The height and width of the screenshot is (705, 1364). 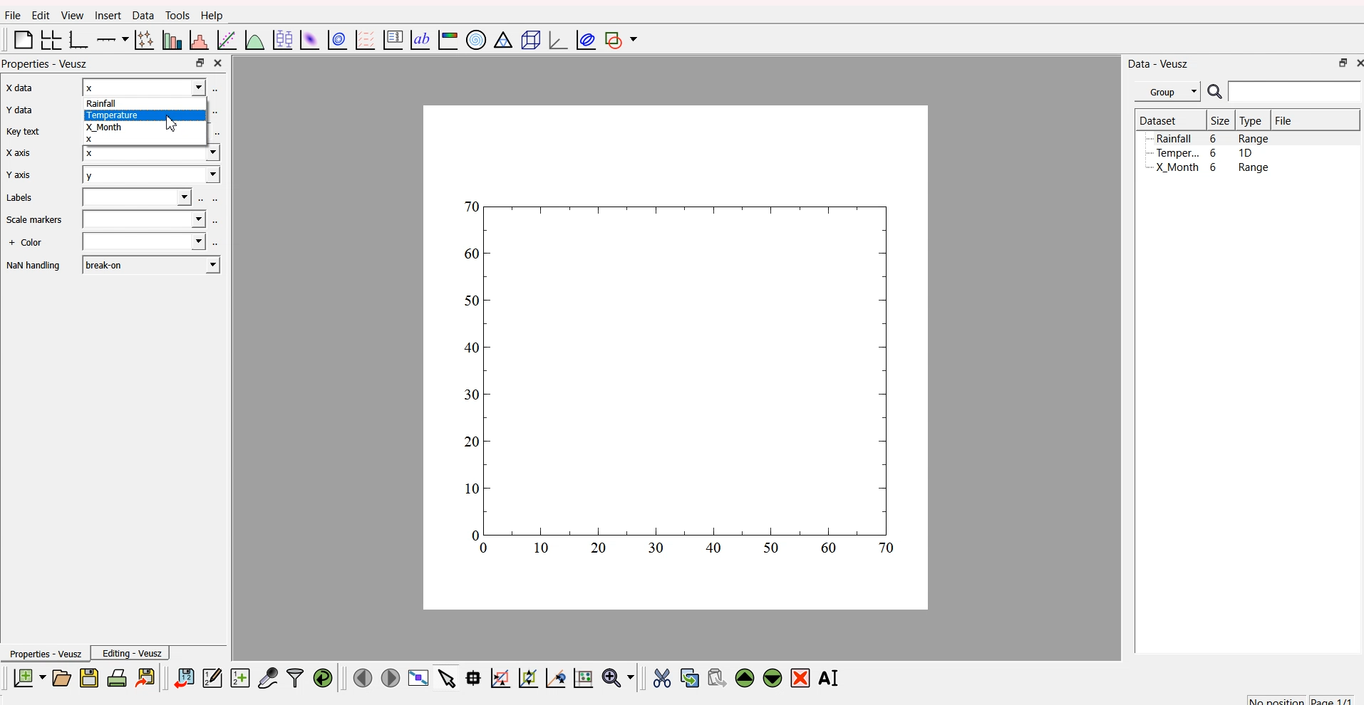 I want to click on new document, so click(x=29, y=679).